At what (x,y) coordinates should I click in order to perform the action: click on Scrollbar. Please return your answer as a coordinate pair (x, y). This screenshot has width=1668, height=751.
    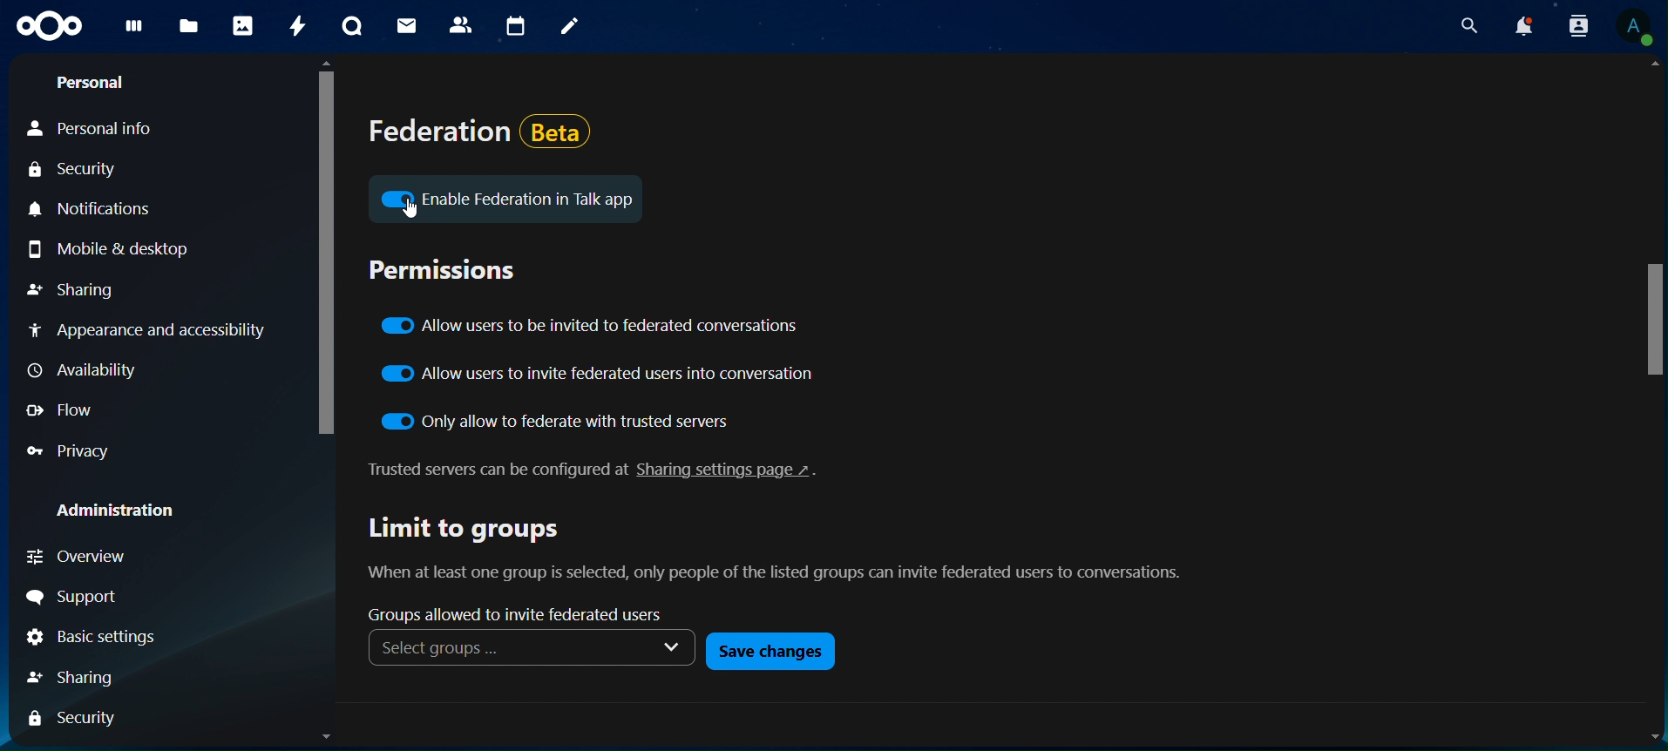
    Looking at the image, I should click on (1651, 400).